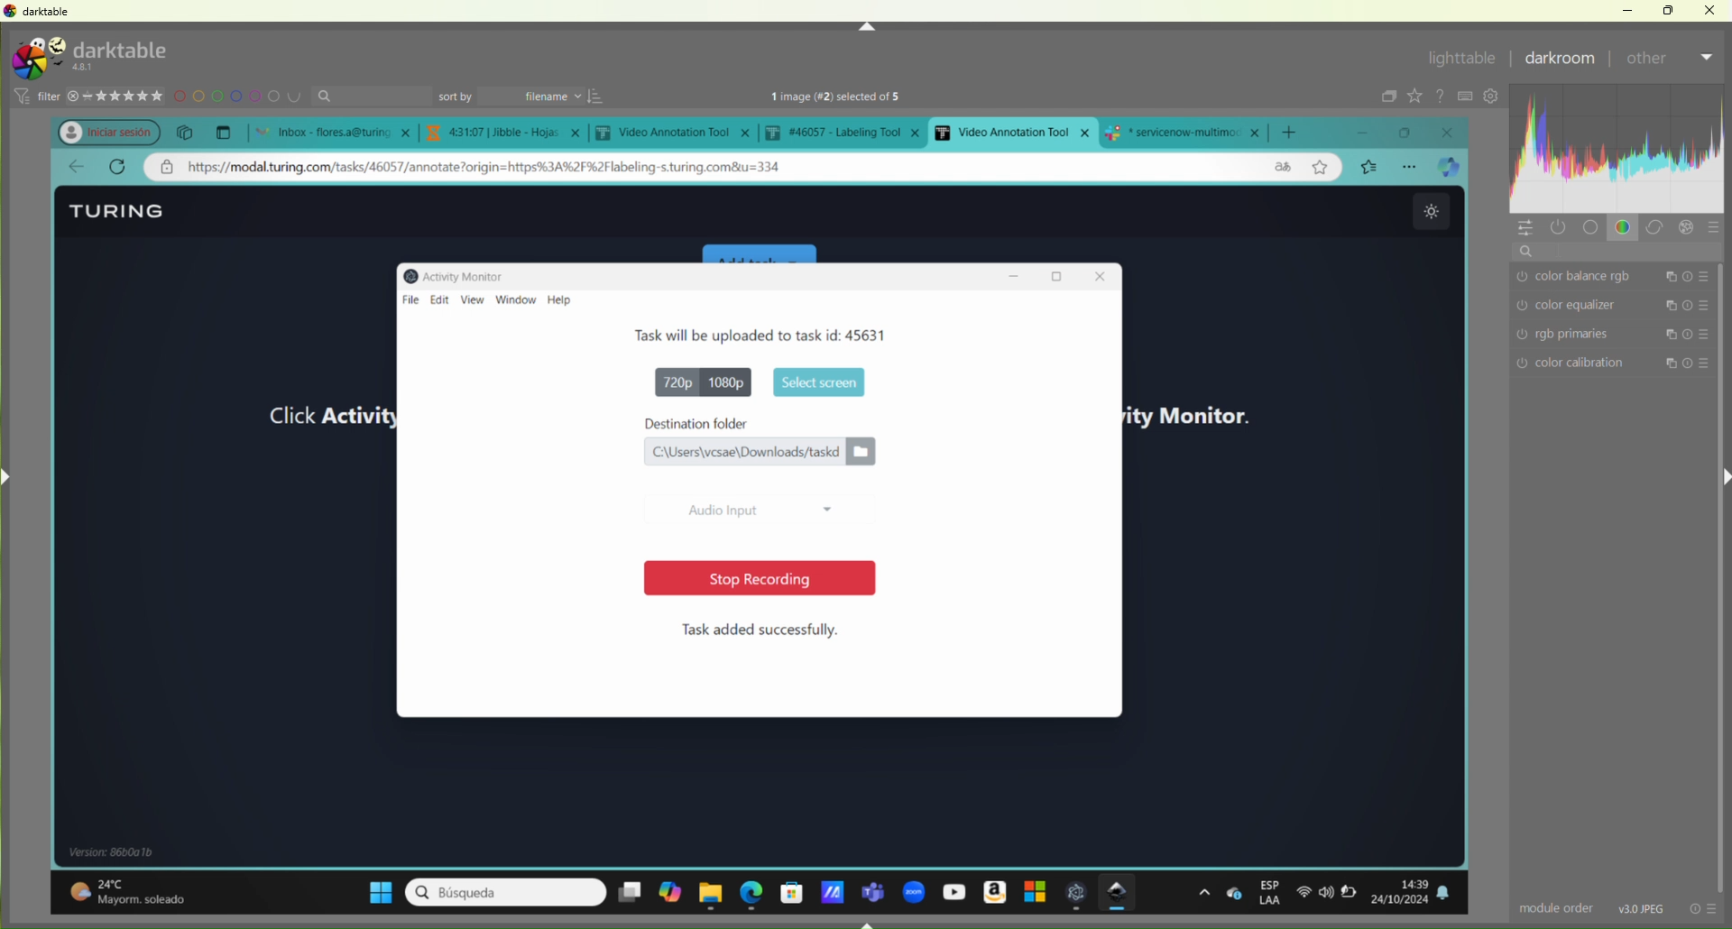 Image resolution: width=1732 pixels, height=929 pixels. What do you see at coordinates (1617, 365) in the screenshot?
I see `color calibration` at bounding box center [1617, 365].